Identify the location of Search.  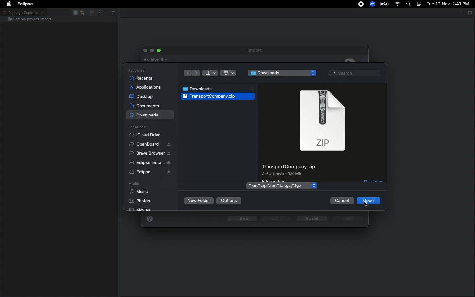
(408, 4).